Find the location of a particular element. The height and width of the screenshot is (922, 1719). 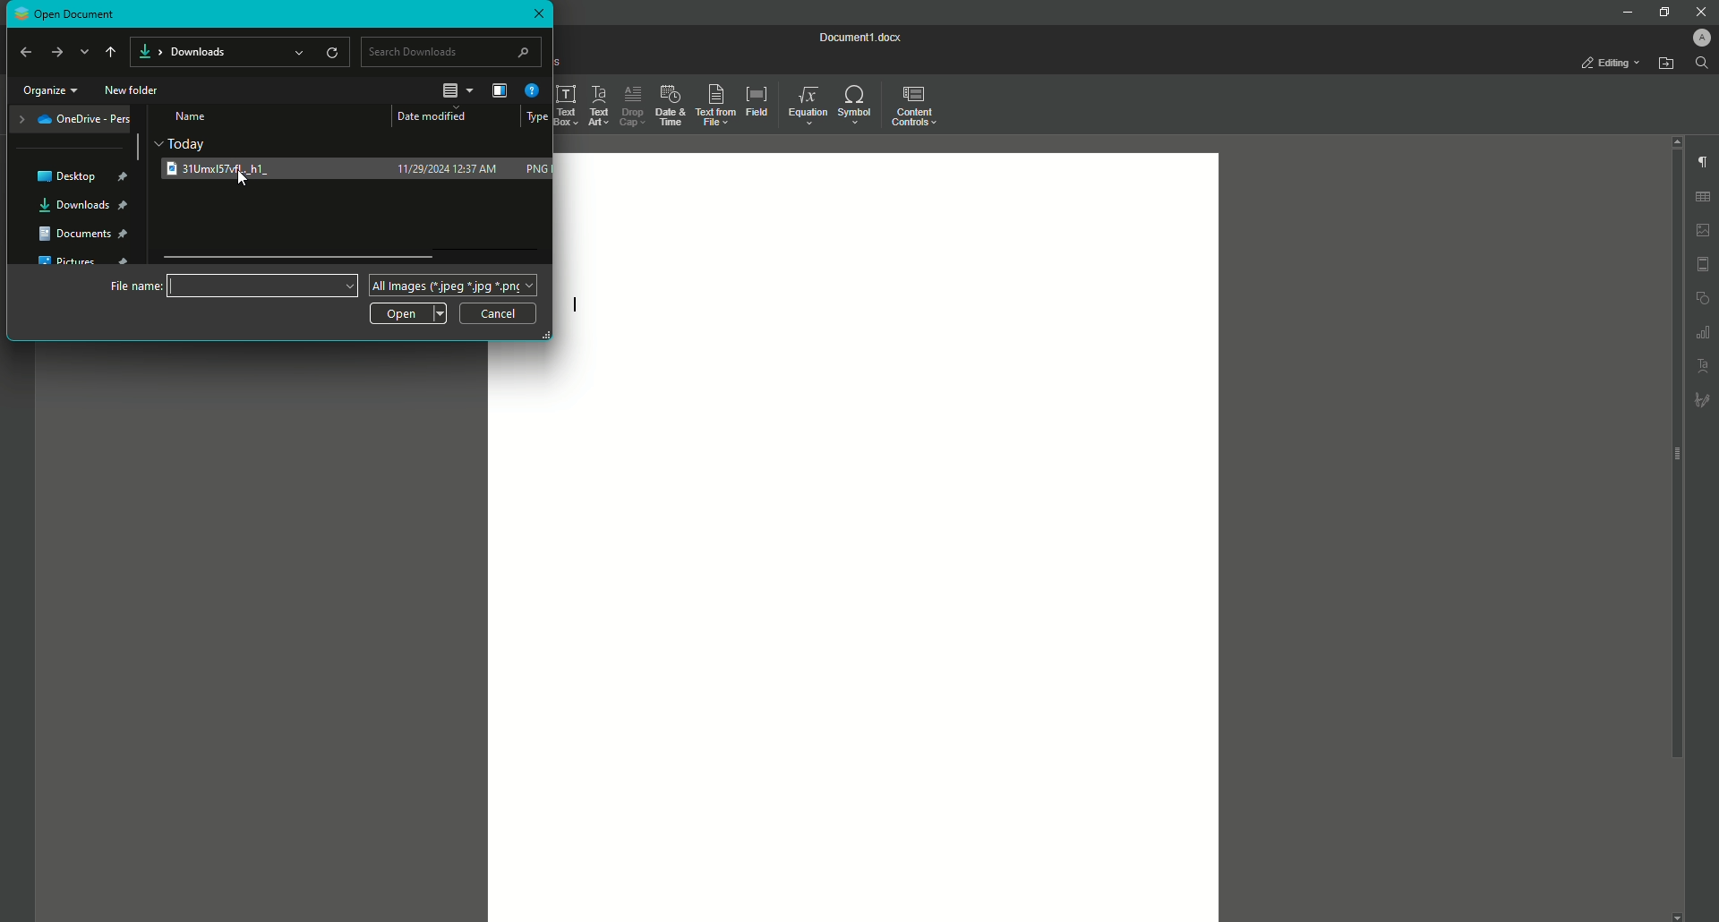

Editing is located at coordinates (1608, 62).